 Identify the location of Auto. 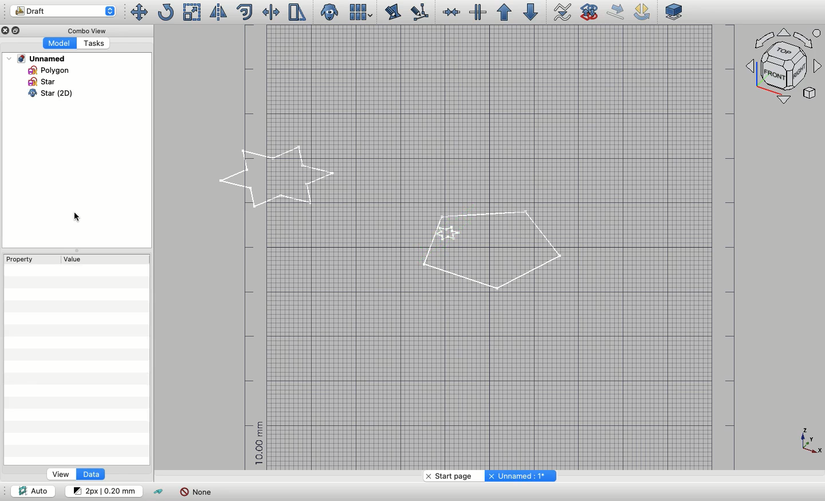
(33, 490).